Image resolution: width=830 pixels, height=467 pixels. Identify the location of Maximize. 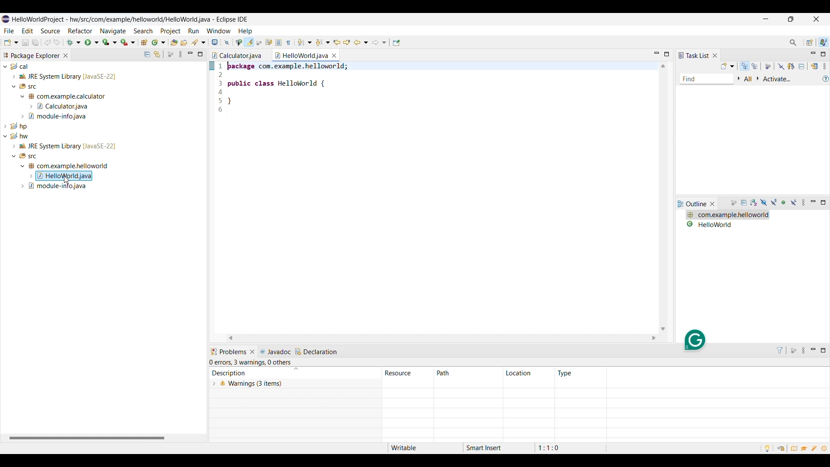
(667, 54).